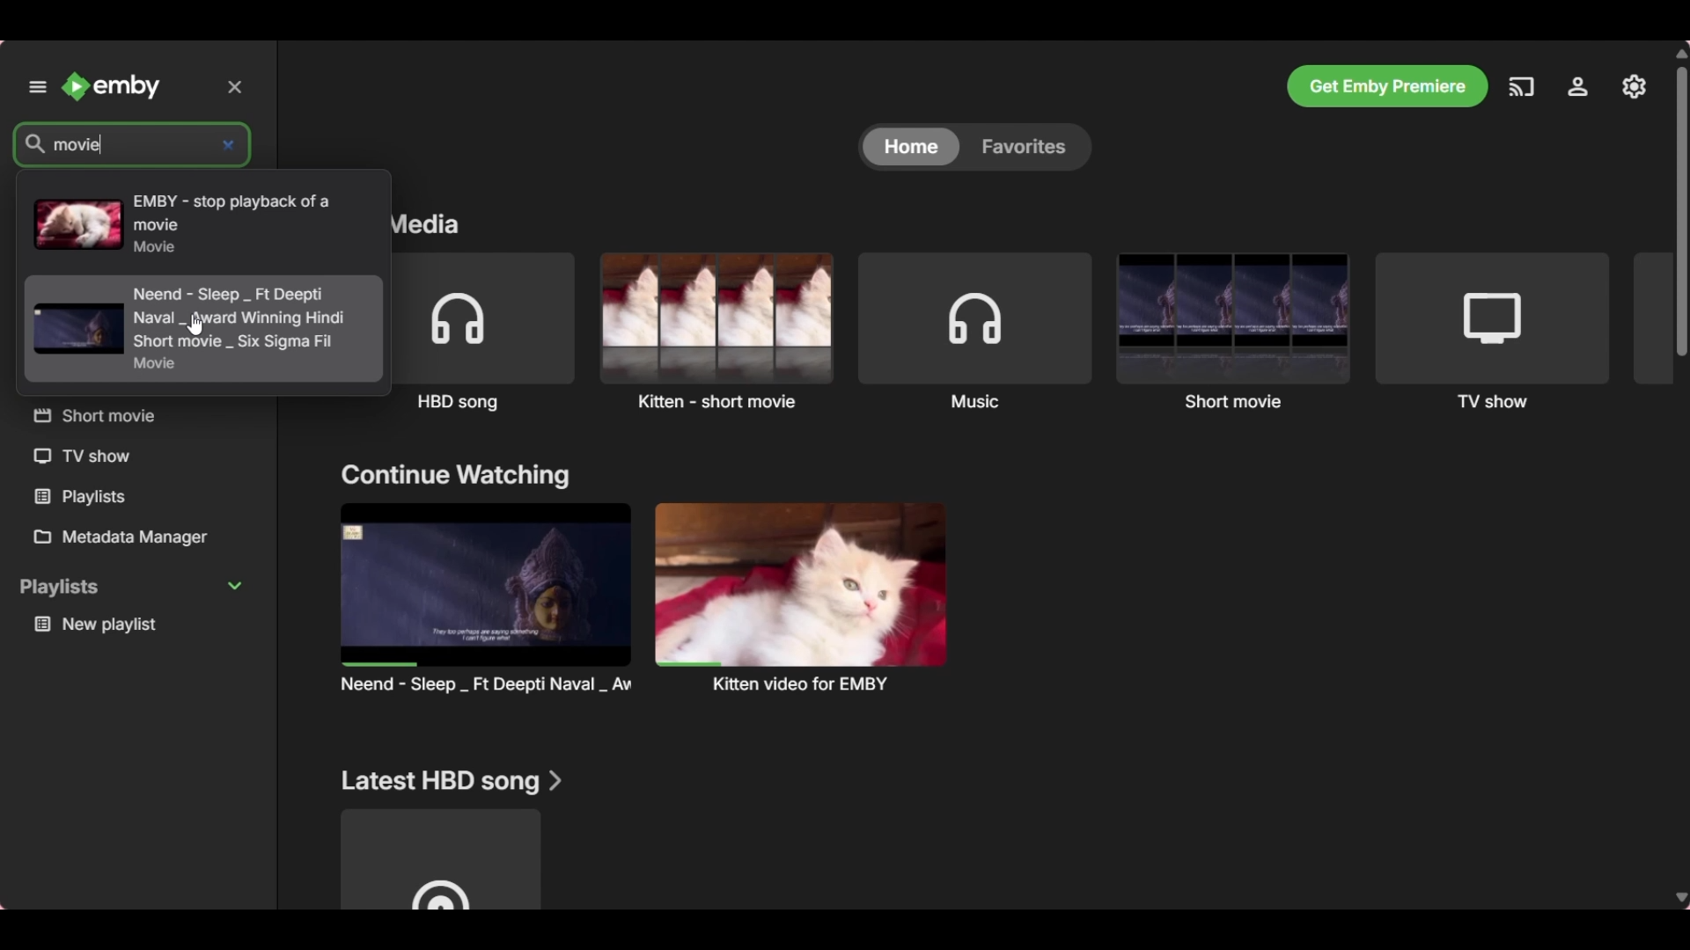  What do you see at coordinates (112, 86) in the screenshot?
I see `Go to home` at bounding box center [112, 86].